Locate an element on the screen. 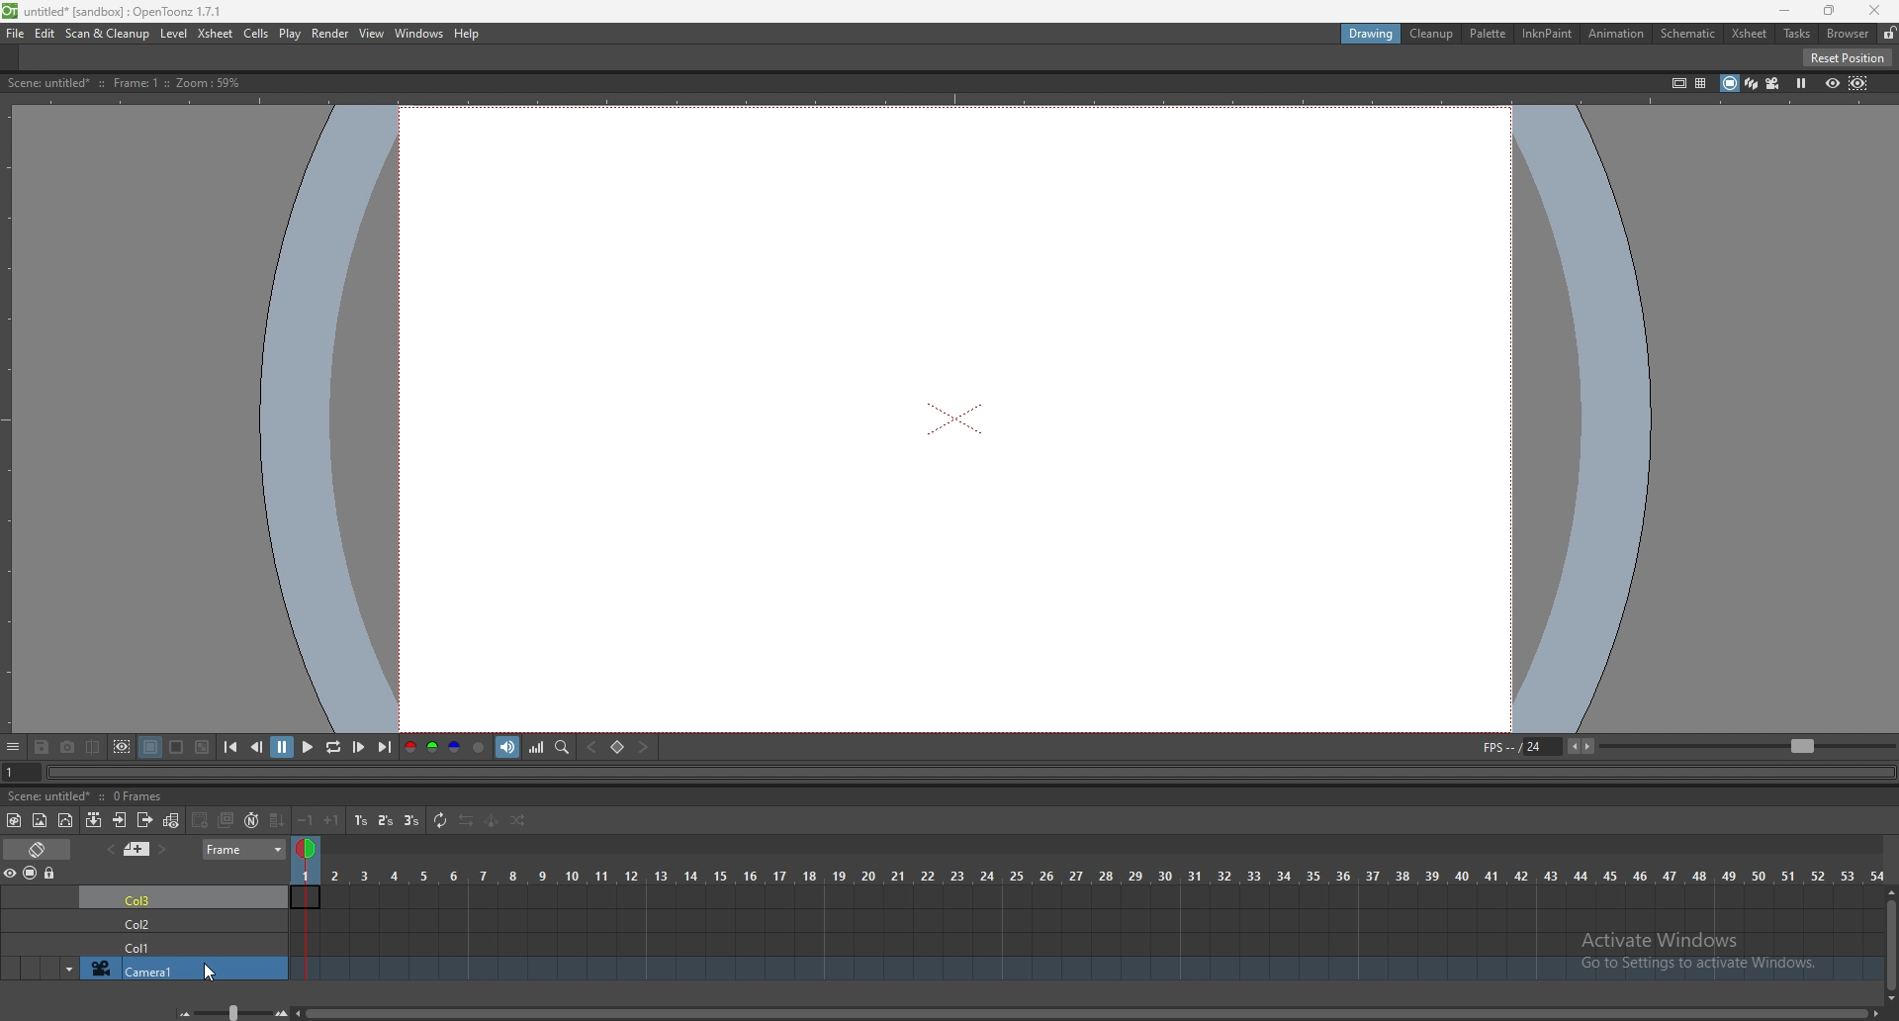 This screenshot has height=1021, width=1899. alpha is located at coordinates (481, 747).